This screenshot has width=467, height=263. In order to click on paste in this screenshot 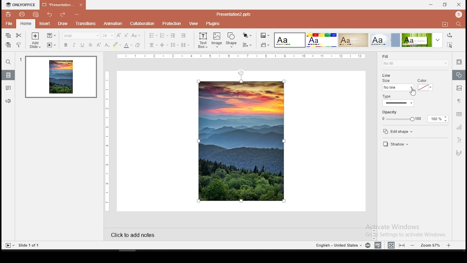, I will do `click(8, 45)`.